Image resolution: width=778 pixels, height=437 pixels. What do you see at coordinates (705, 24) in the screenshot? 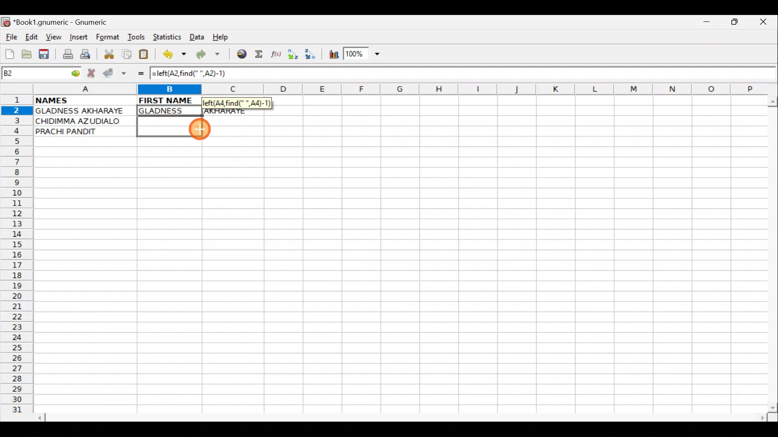
I see `Minimize` at bounding box center [705, 24].